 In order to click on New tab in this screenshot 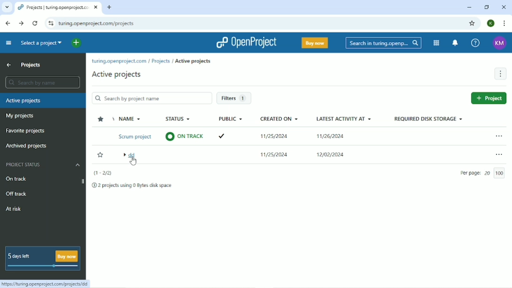, I will do `click(108, 8)`.